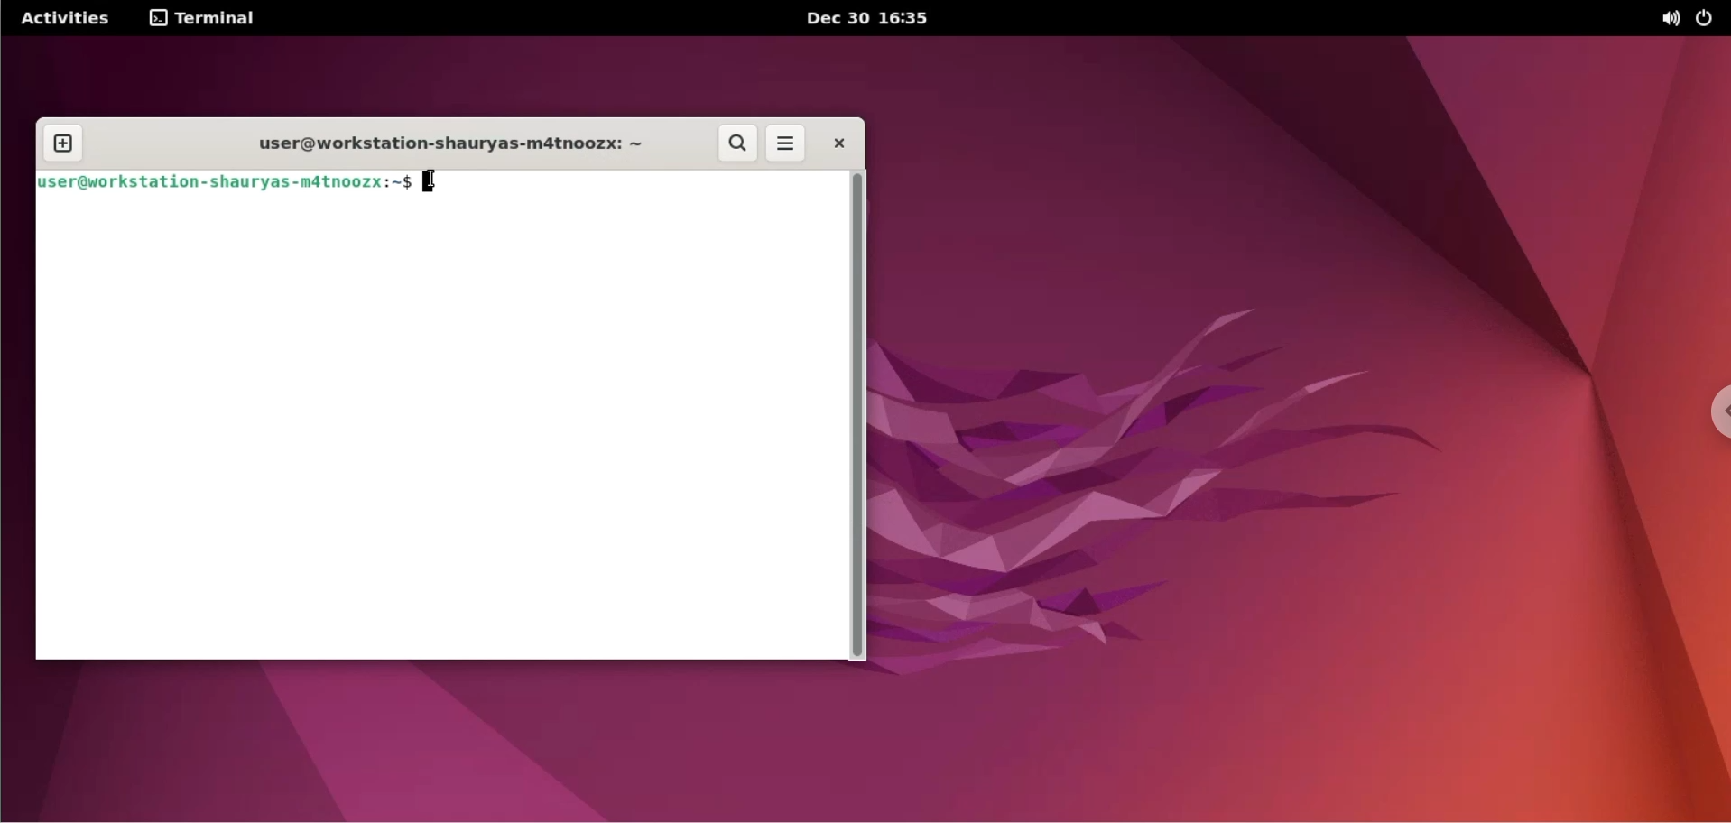 Image resolution: width=1731 pixels, height=823 pixels. I want to click on power options, so click(1708, 19).